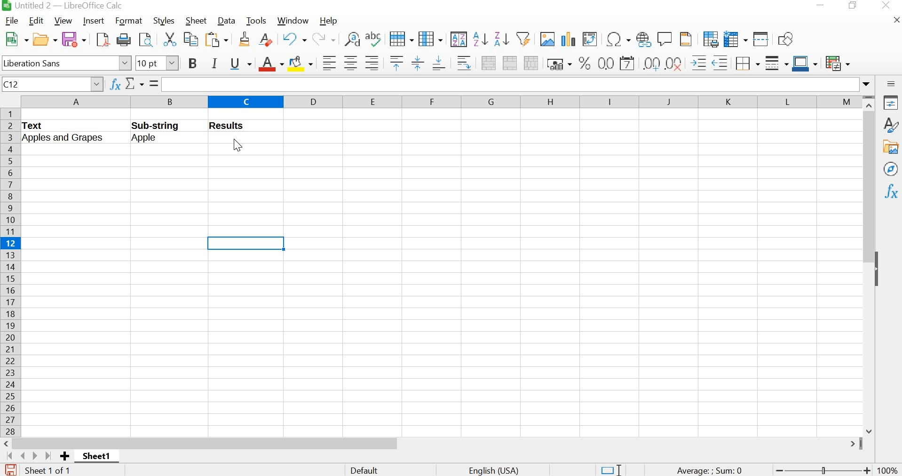  I want to click on clone formatting, so click(244, 40).